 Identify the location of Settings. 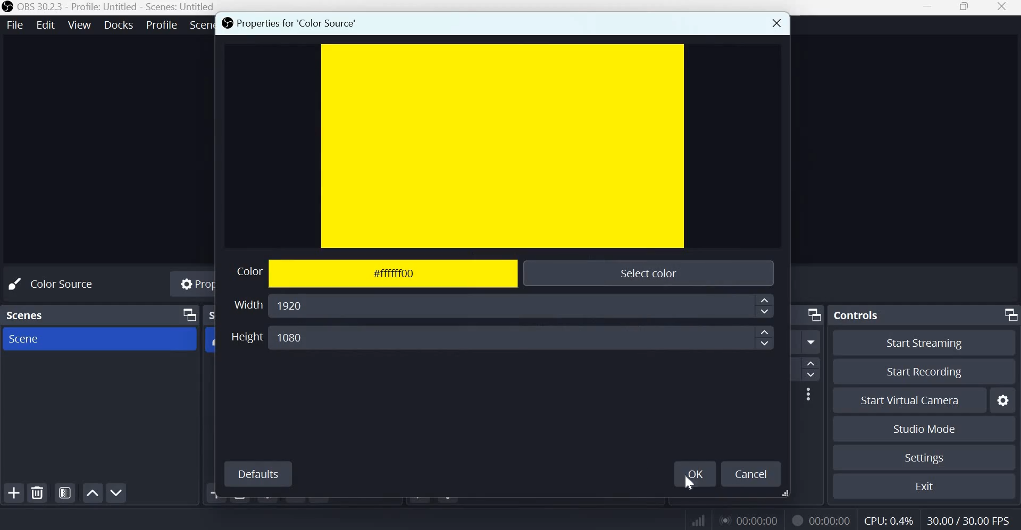
(923, 458).